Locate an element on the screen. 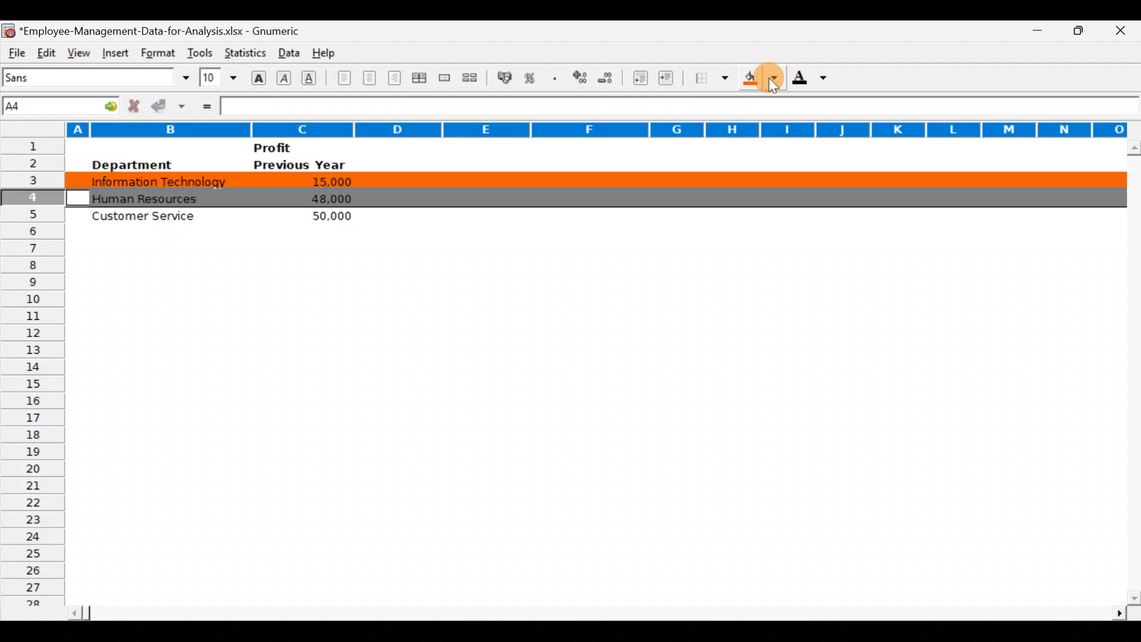  Help is located at coordinates (324, 51).